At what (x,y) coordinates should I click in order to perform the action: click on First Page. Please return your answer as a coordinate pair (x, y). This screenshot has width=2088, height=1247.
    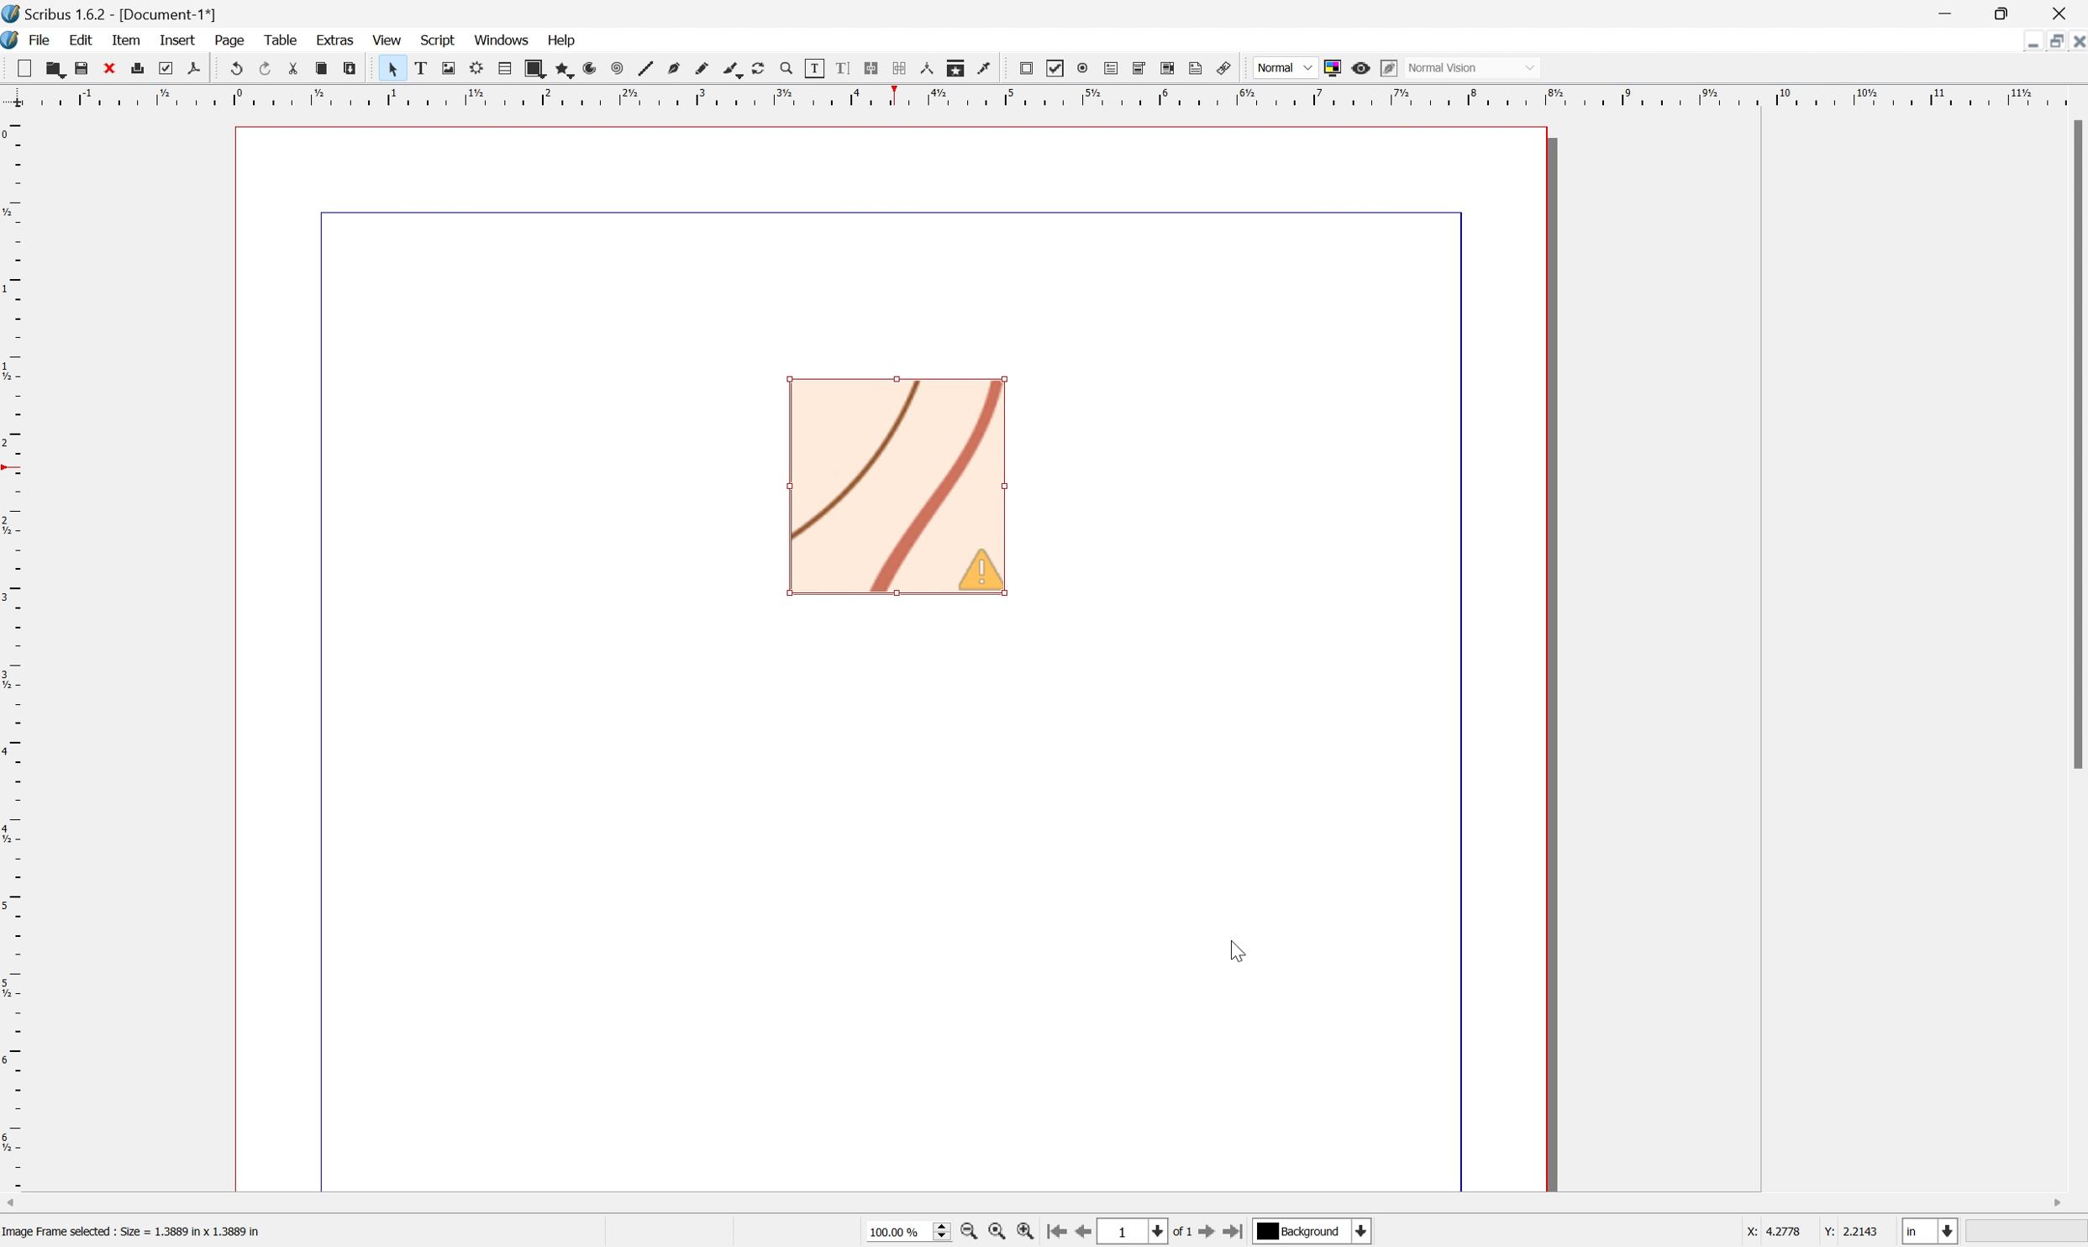
    Looking at the image, I should click on (1059, 1231).